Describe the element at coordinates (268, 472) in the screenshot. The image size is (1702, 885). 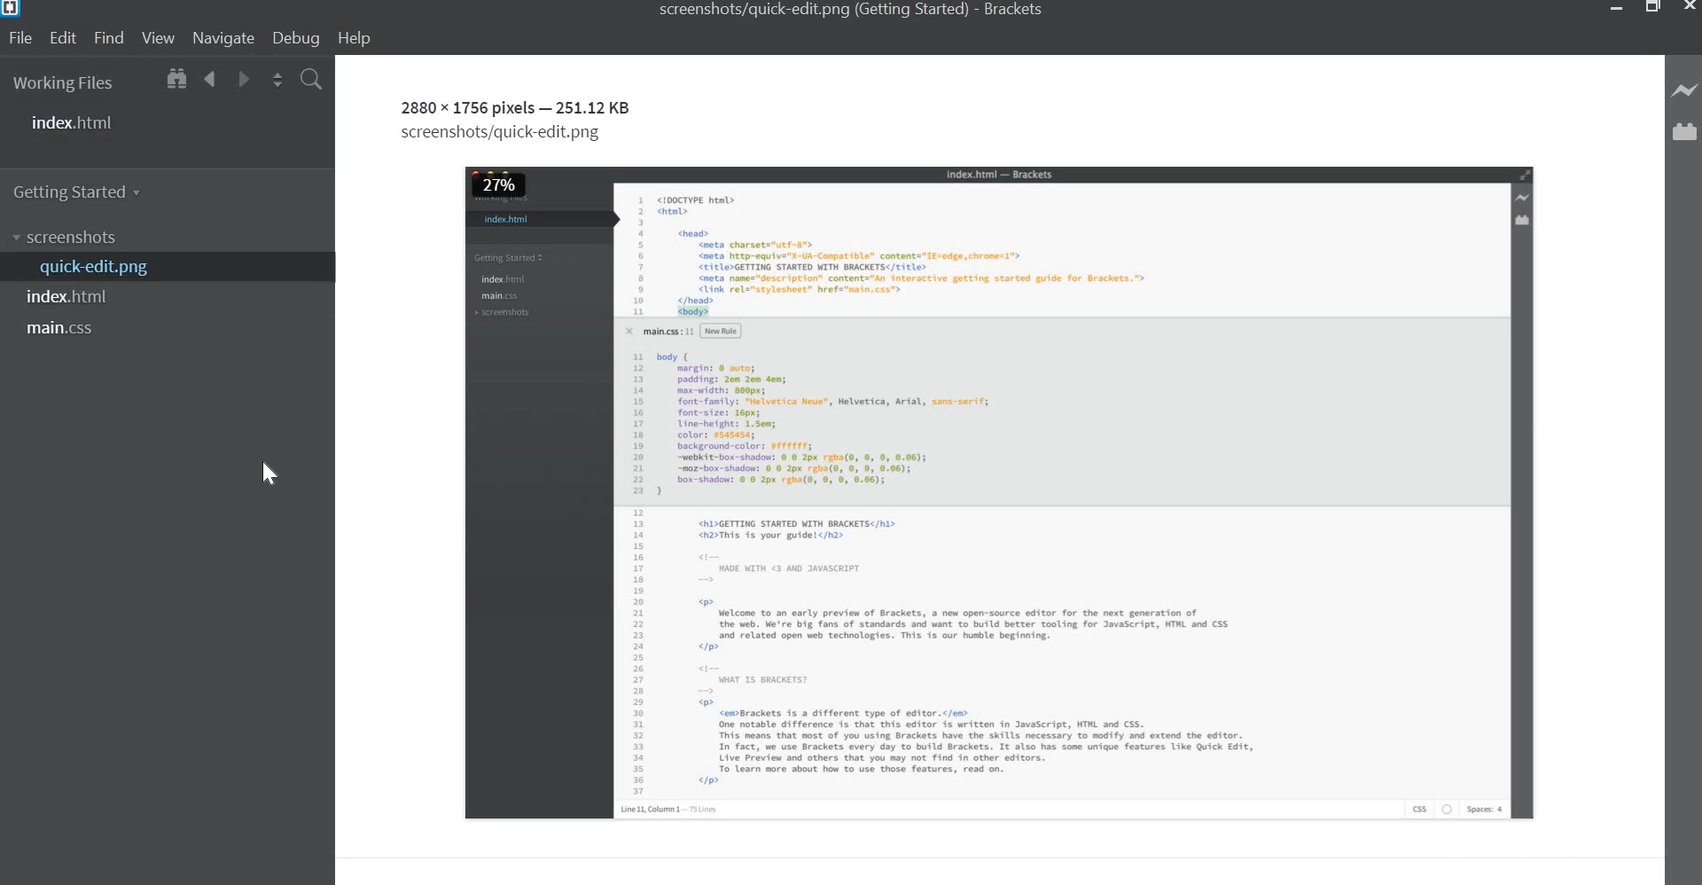
I see `cursor` at that location.